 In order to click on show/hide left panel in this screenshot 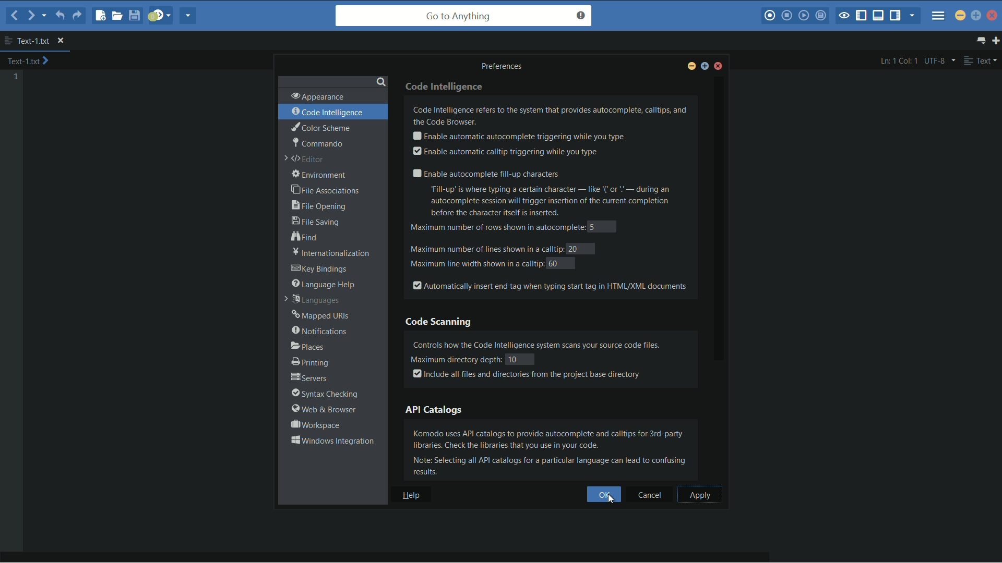, I will do `click(862, 17)`.